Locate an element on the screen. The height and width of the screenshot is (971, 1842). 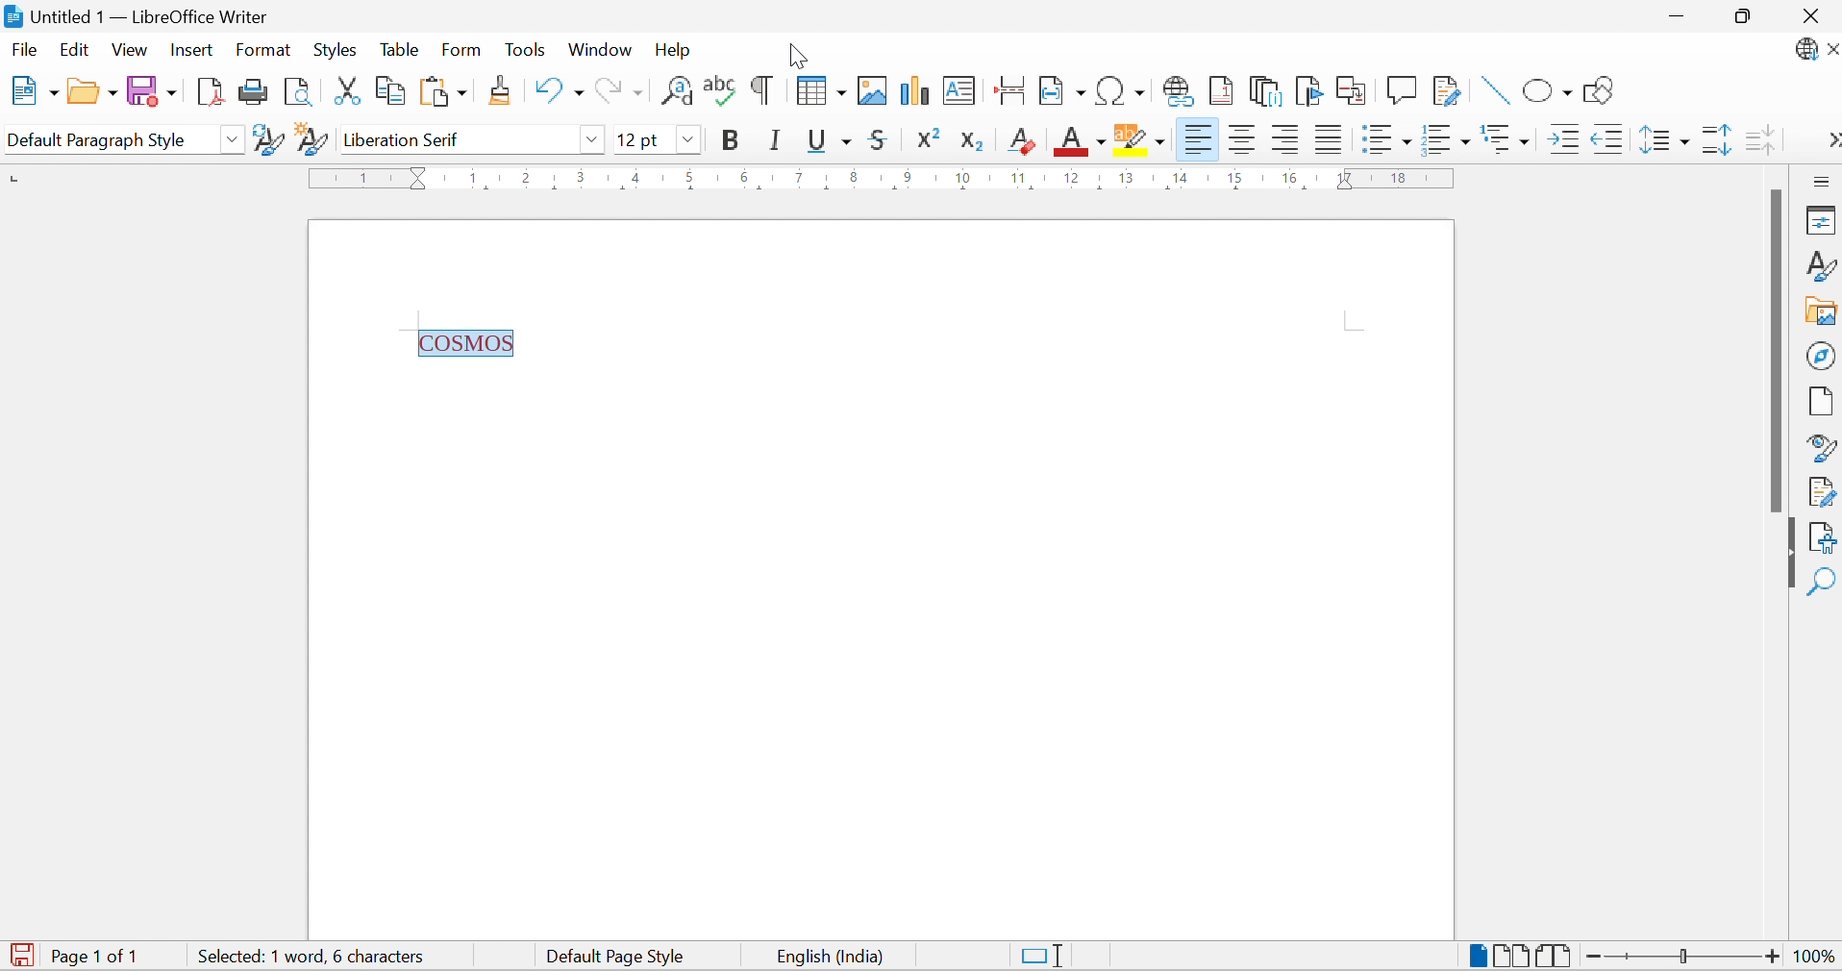
Clone Formatting is located at coordinates (503, 89).